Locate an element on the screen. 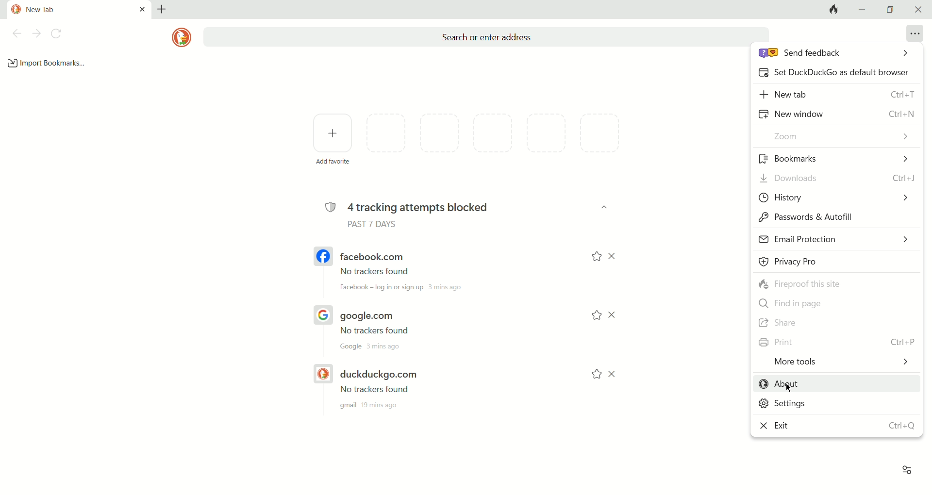 The image size is (932, 495). passwords and autofill is located at coordinates (832, 218).